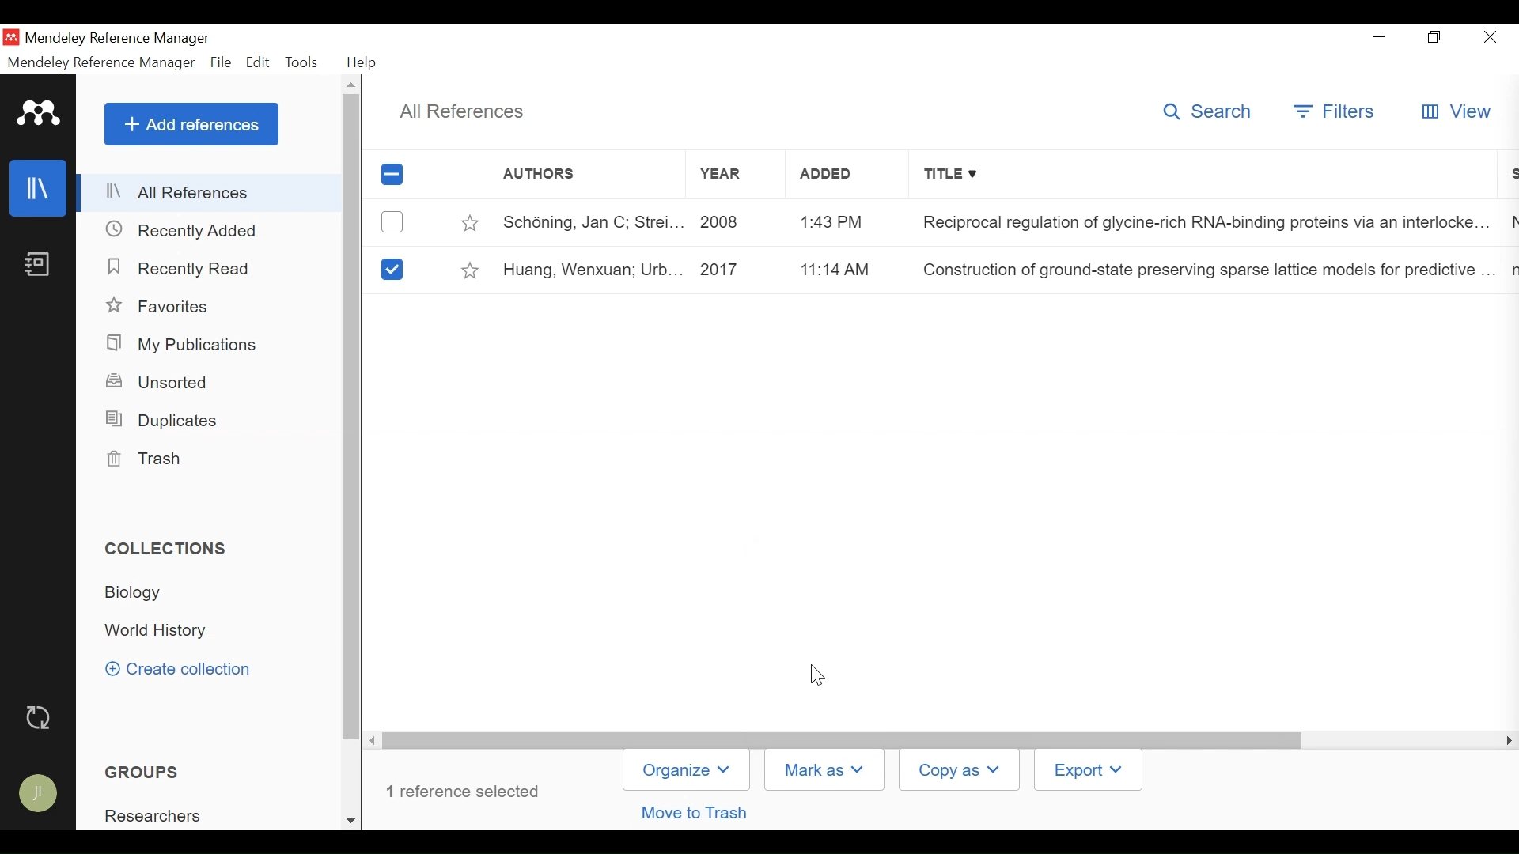  Describe the element at coordinates (468, 792) in the screenshot. I see `number of reference selected` at that location.